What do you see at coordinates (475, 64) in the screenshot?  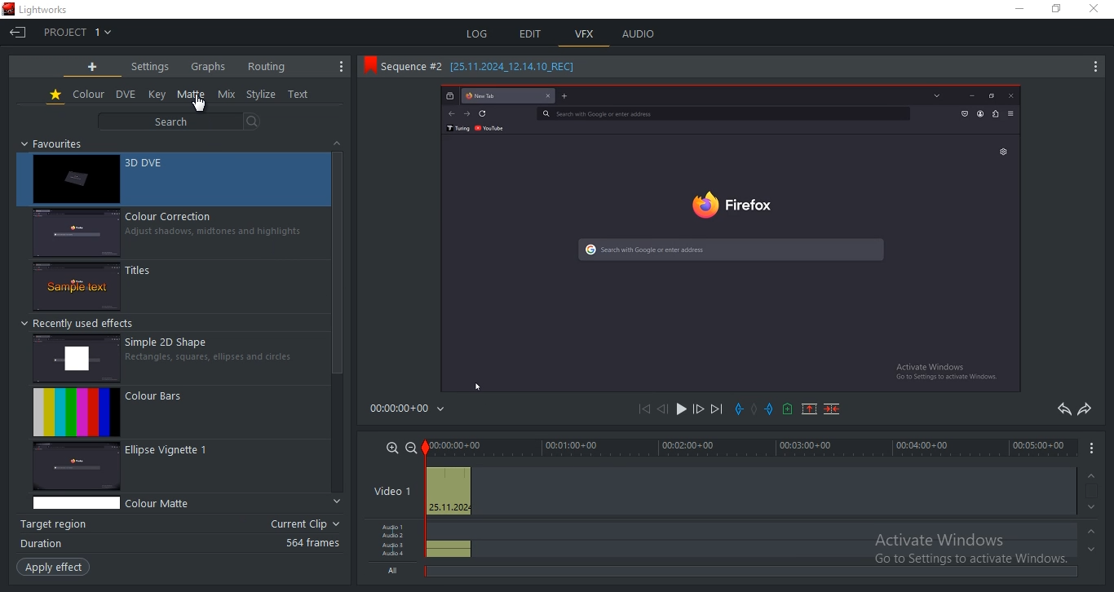 I see `sequence title` at bounding box center [475, 64].